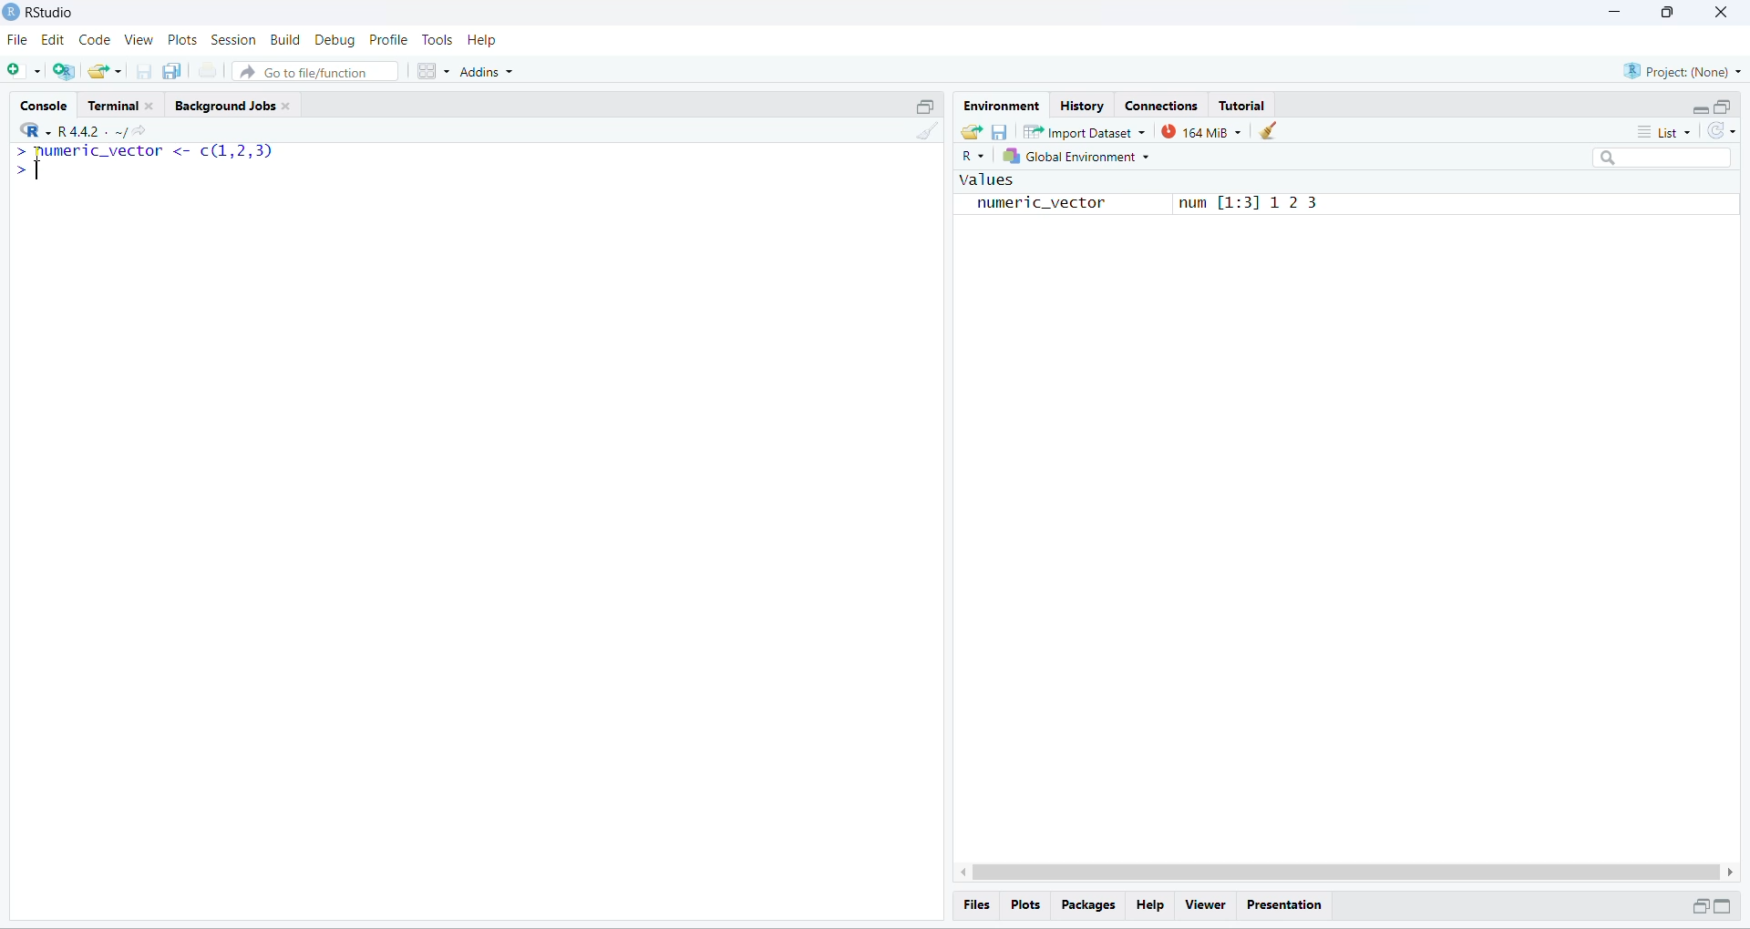 This screenshot has width=1750, height=929. Describe the element at coordinates (146, 152) in the screenshot. I see `numeric_vector <- c(1,2,3p` at that location.